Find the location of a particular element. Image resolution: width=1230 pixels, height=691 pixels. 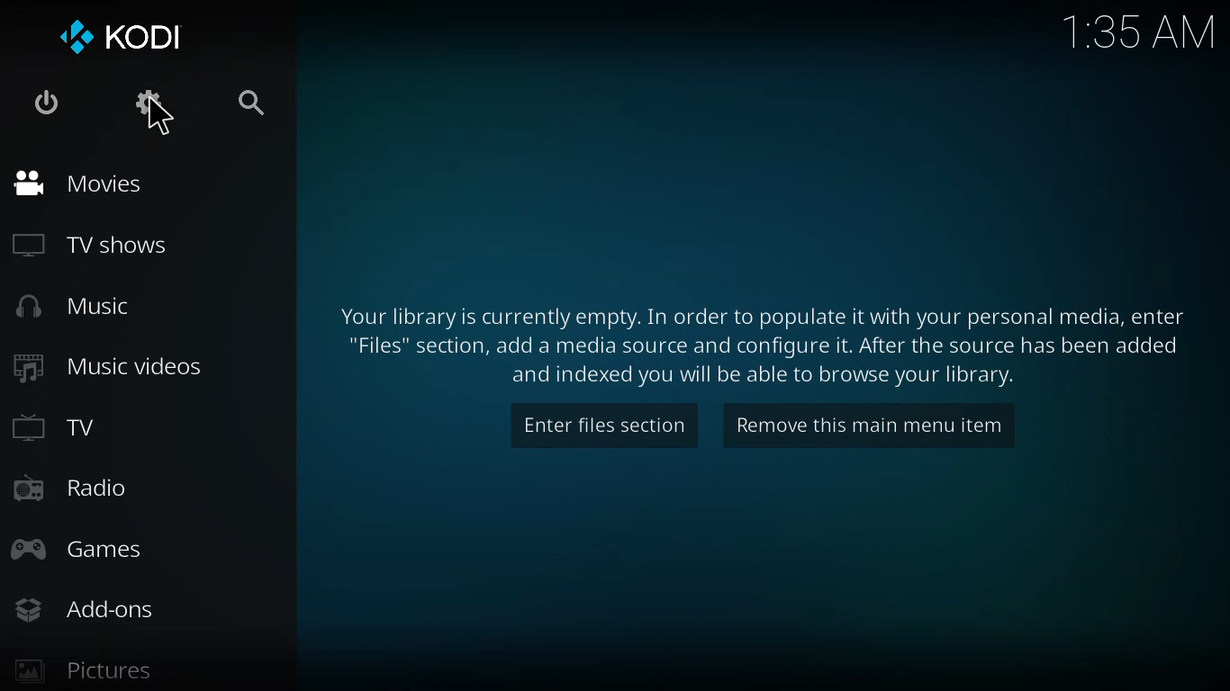

time is located at coordinates (1138, 30).